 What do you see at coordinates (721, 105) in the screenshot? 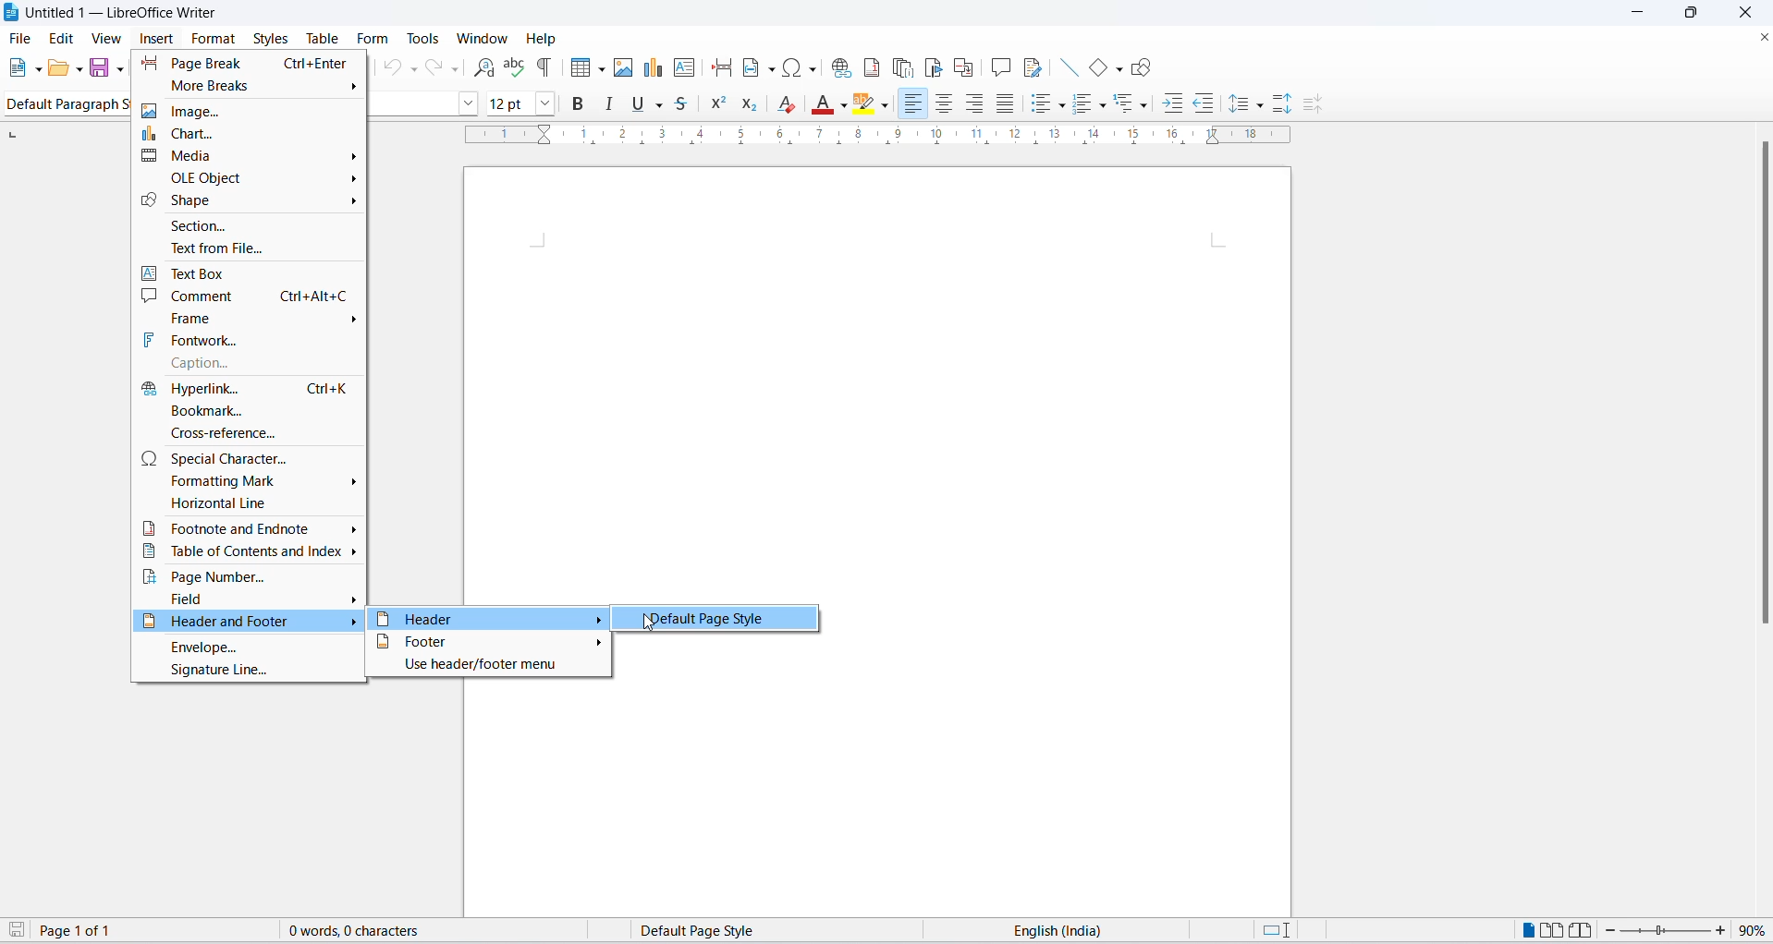
I see `superscript` at bounding box center [721, 105].